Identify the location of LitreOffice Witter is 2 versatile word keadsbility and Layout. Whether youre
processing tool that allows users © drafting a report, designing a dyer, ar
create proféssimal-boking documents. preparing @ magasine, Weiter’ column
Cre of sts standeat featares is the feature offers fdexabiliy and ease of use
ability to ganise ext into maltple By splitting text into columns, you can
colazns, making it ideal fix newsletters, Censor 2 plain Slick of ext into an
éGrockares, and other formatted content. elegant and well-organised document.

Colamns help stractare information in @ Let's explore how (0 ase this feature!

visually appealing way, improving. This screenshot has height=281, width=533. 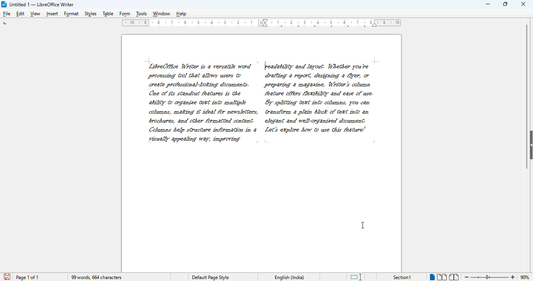
(258, 104).